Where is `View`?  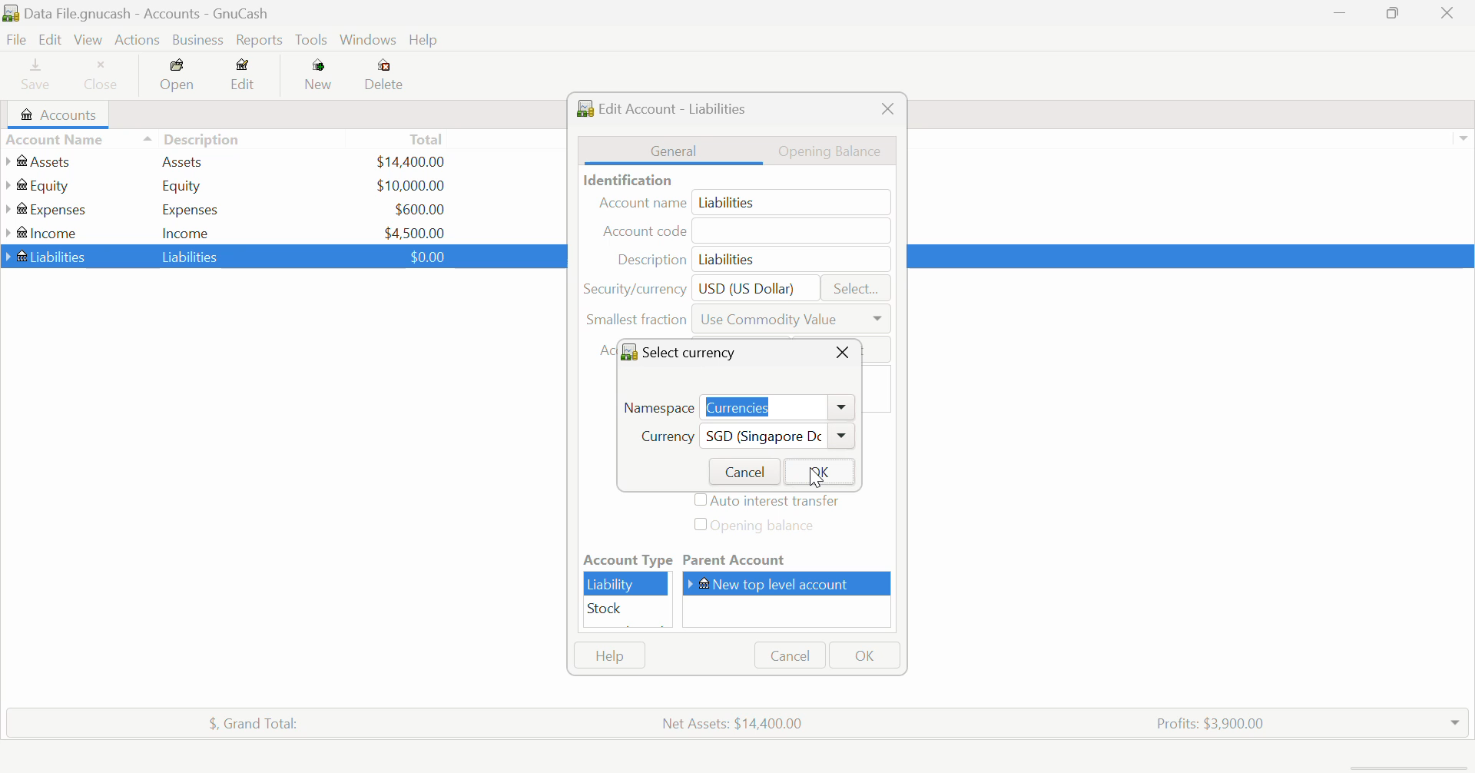 View is located at coordinates (87, 40).